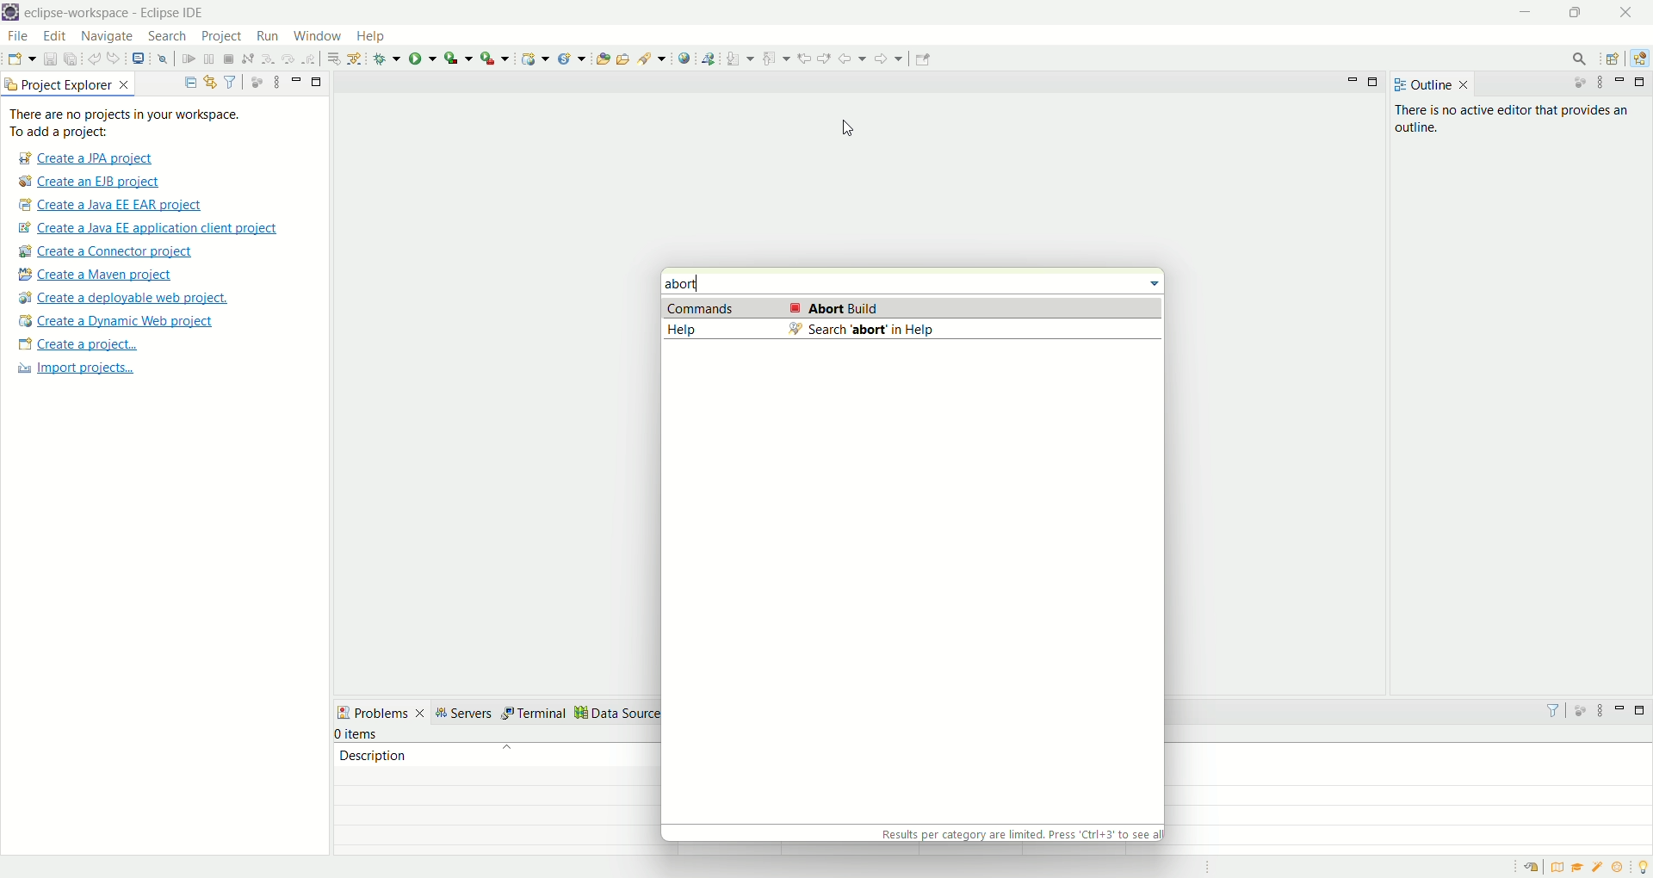 Image resolution: width=1653 pixels, height=878 pixels. I want to click on Java EE, so click(1640, 59).